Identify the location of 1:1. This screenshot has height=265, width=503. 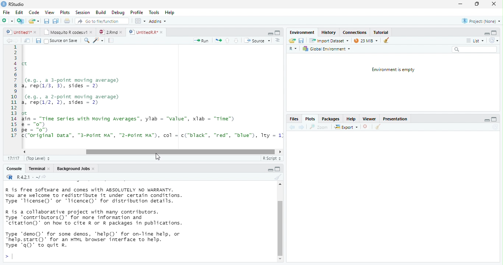
(13, 159).